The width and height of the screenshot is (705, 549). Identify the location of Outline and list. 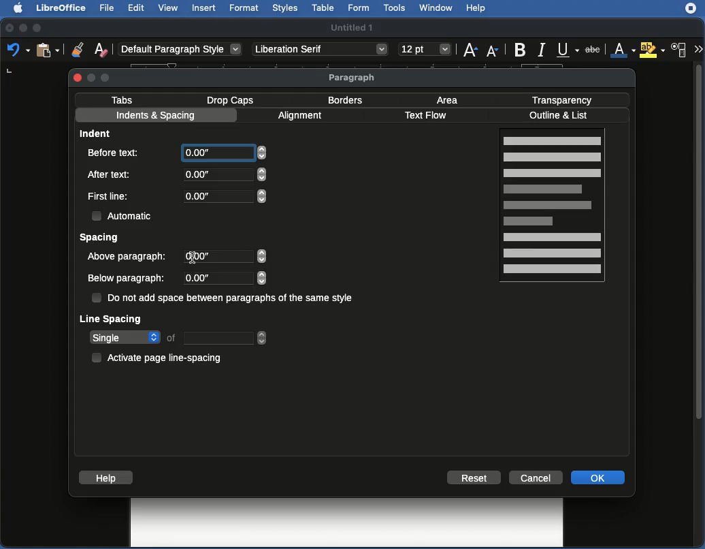
(561, 116).